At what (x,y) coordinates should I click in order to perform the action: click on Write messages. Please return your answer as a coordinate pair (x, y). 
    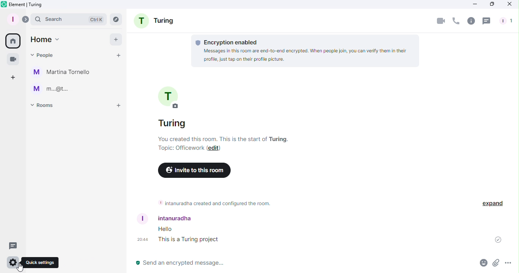
    Looking at the image, I should click on (287, 264).